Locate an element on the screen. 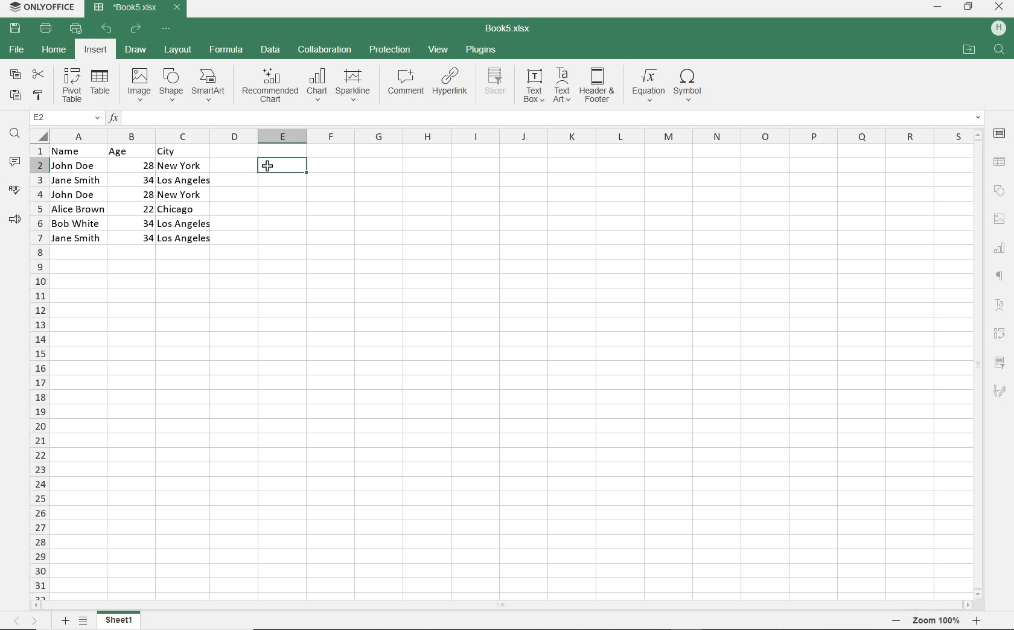 Image resolution: width=1014 pixels, height=630 pixels. DRAW is located at coordinates (135, 50).